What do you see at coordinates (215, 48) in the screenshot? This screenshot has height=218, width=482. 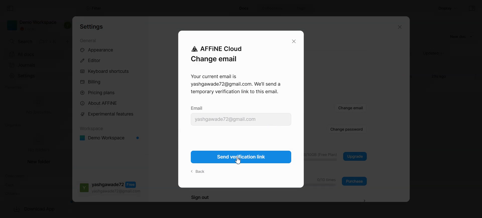 I see `affine cloud` at bounding box center [215, 48].